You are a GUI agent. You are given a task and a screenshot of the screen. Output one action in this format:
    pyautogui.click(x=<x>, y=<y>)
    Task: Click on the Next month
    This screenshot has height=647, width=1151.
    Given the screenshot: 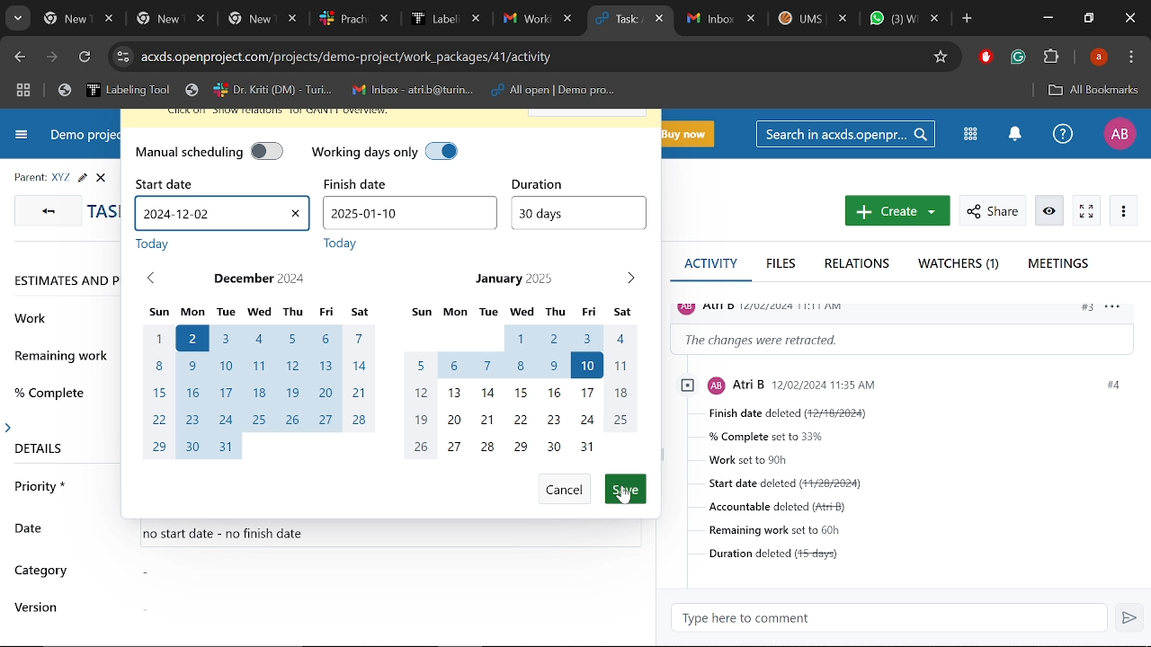 What is the action you would take?
    pyautogui.click(x=629, y=277)
    